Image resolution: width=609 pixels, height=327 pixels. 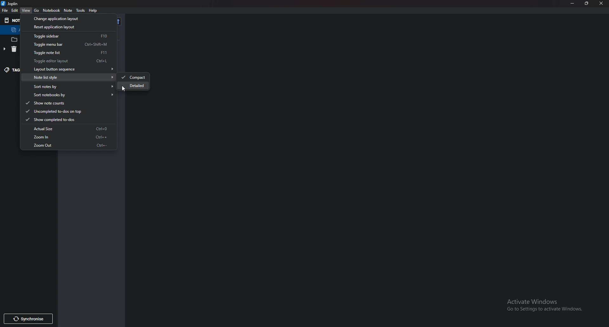 I want to click on Show completed to dos, so click(x=66, y=120).